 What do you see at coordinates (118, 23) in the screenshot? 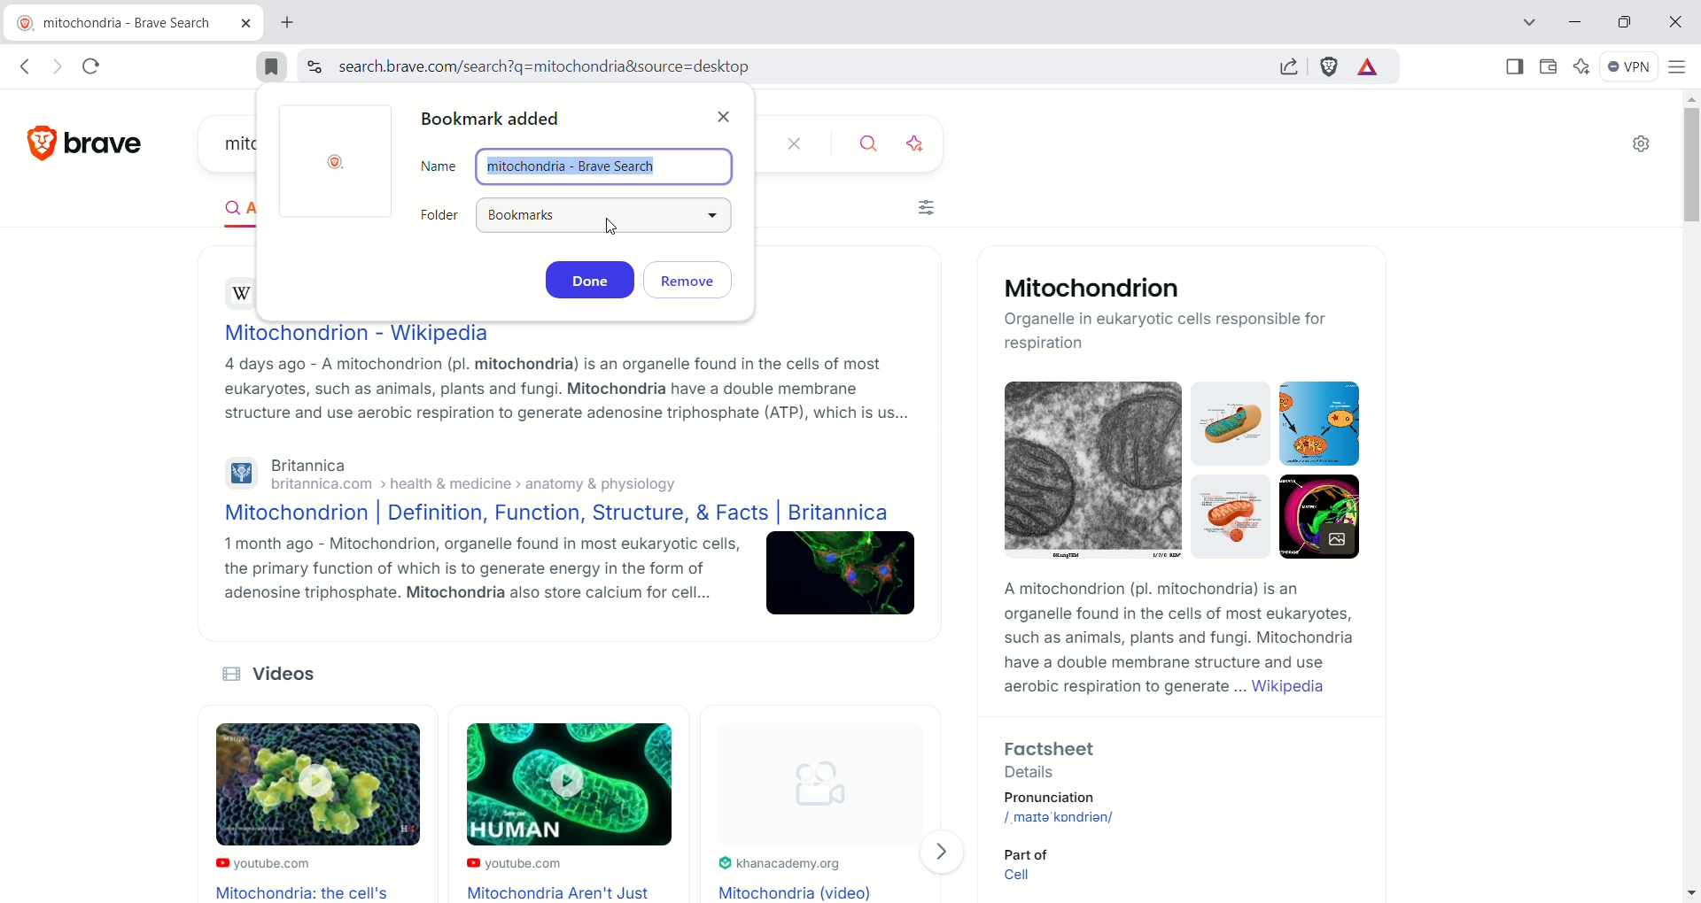
I see `current tab` at bounding box center [118, 23].